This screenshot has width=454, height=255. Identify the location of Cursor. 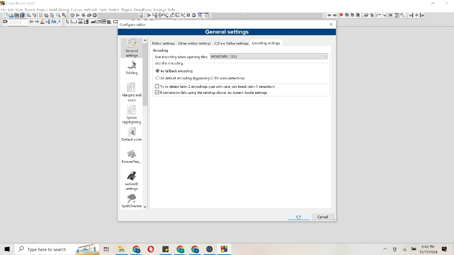
(259, 130).